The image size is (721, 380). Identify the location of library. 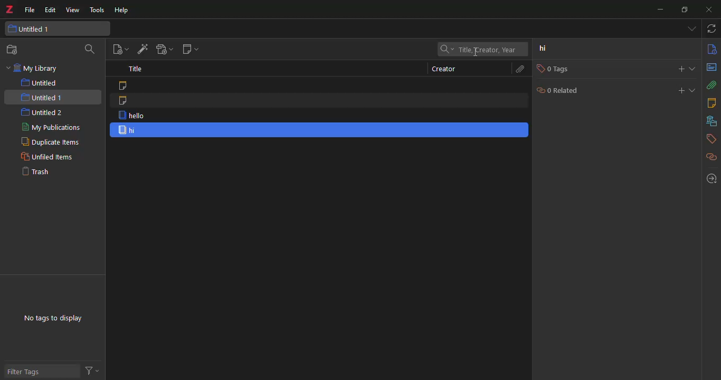
(708, 122).